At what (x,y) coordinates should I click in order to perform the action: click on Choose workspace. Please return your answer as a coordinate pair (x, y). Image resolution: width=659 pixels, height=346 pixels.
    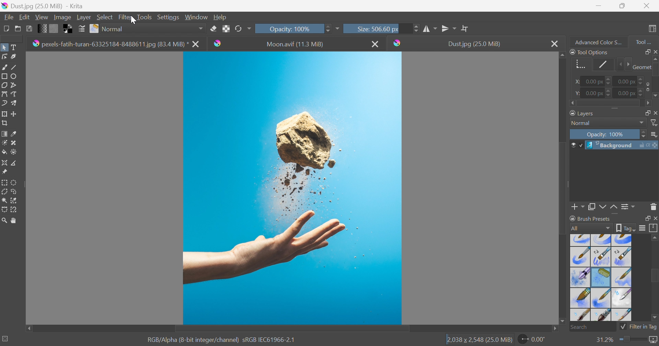
    Looking at the image, I should click on (654, 29).